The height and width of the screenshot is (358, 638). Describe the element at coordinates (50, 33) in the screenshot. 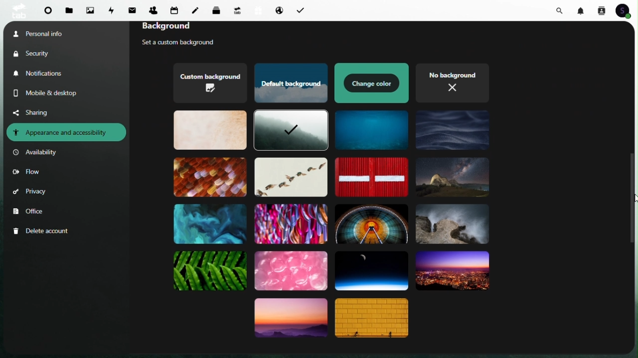

I see `personal info` at that location.